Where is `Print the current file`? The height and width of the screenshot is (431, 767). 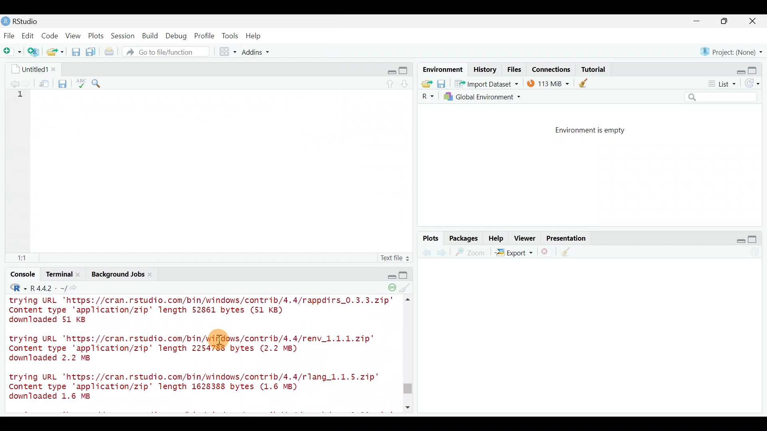
Print the current file is located at coordinates (110, 52).